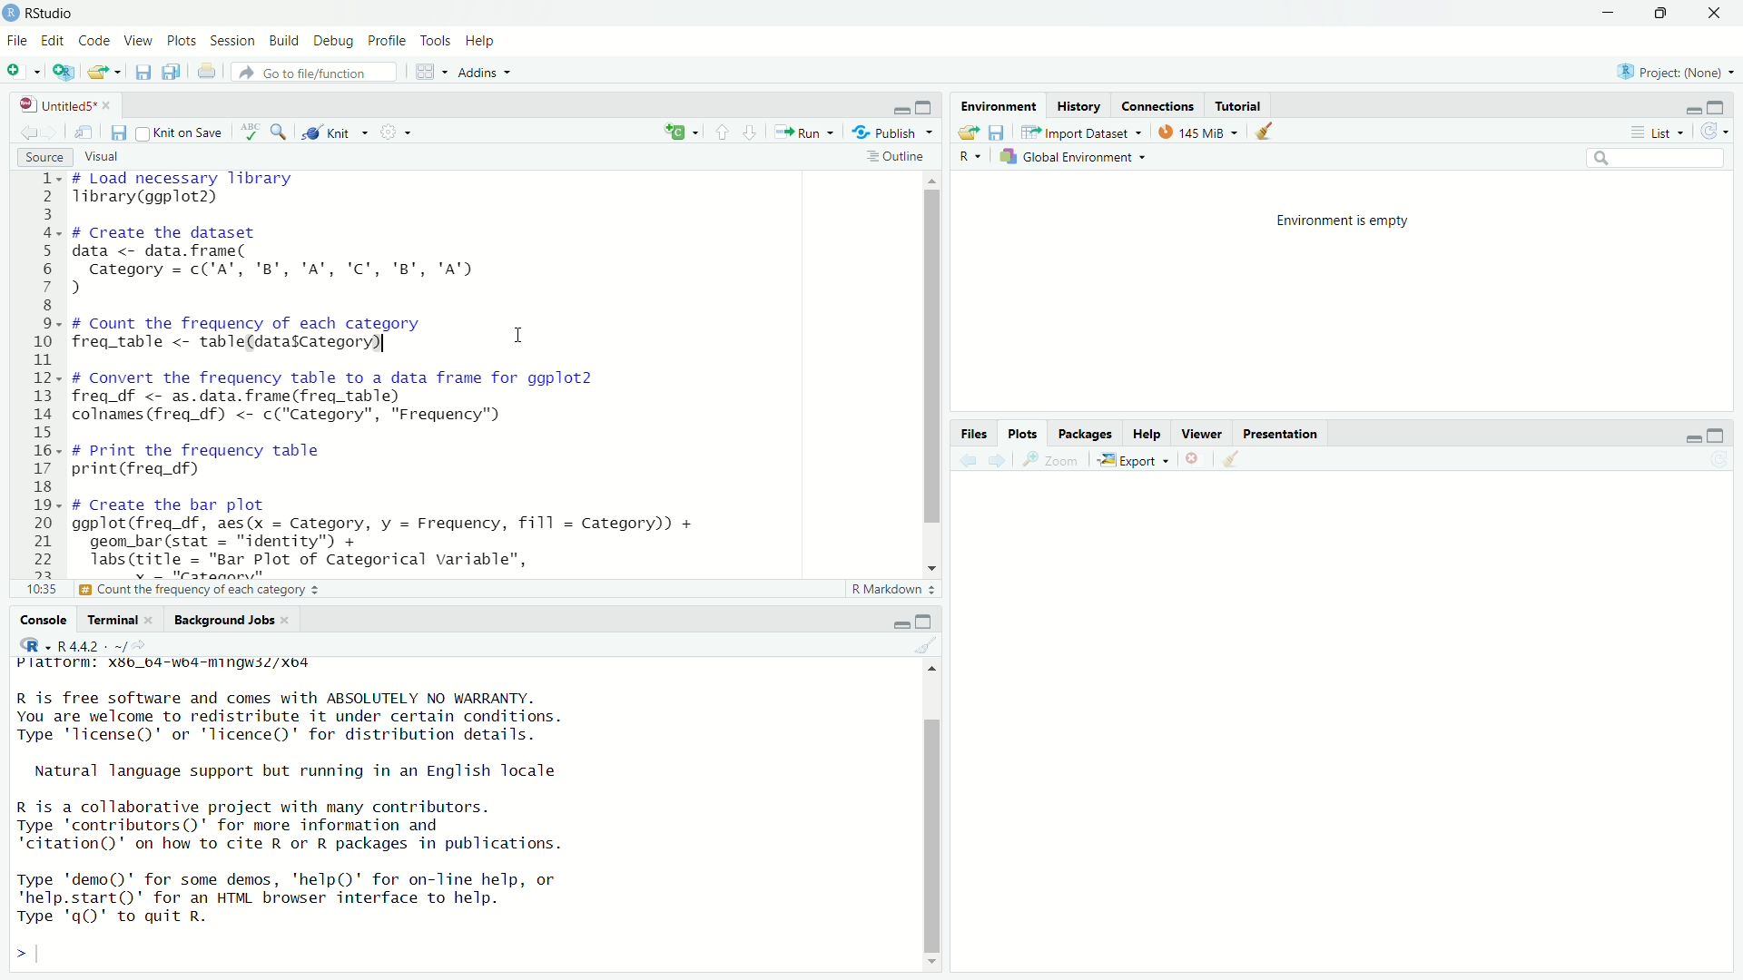  Describe the element at coordinates (101, 157) in the screenshot. I see `visual` at that location.